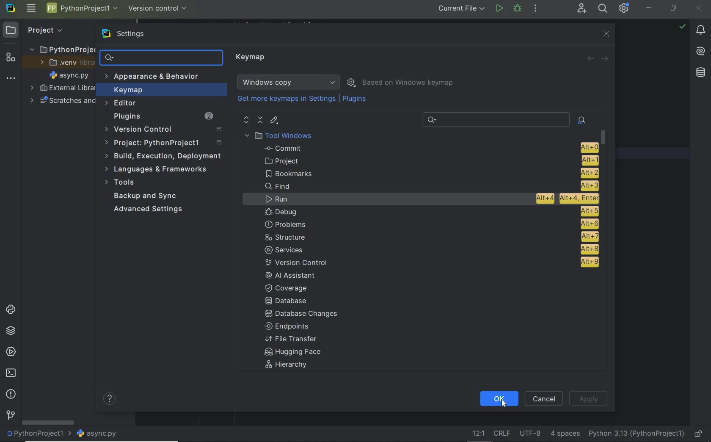 This screenshot has width=711, height=442. What do you see at coordinates (543, 398) in the screenshot?
I see `Cancel` at bounding box center [543, 398].